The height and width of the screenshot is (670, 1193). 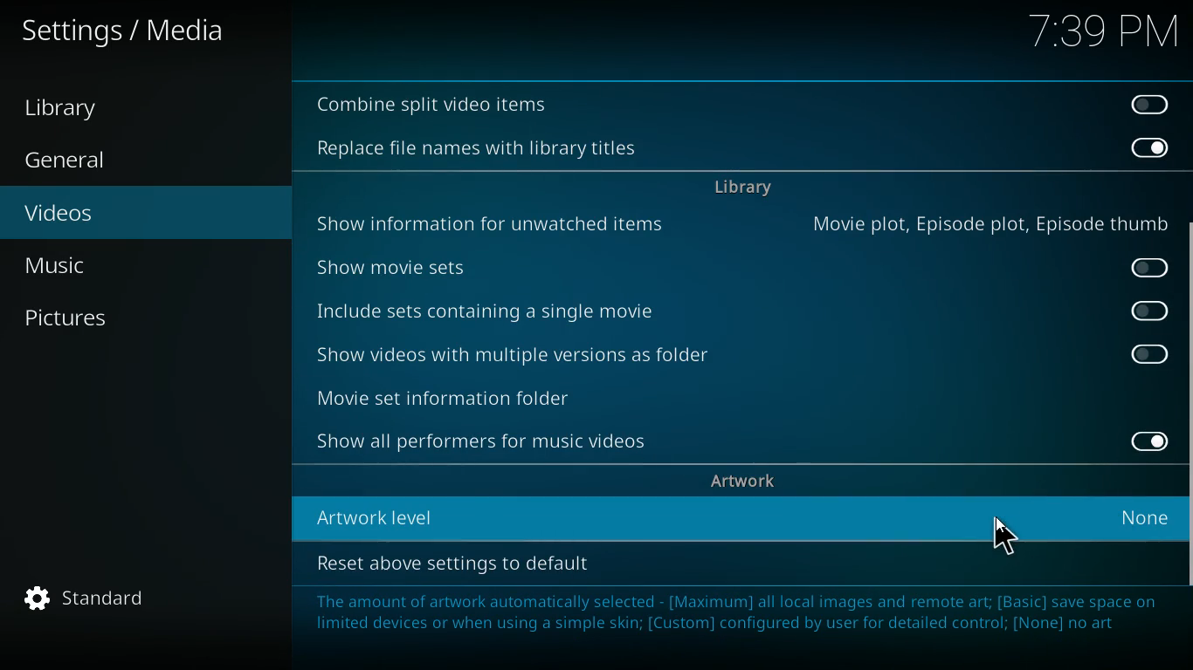 I want to click on music, so click(x=141, y=265).